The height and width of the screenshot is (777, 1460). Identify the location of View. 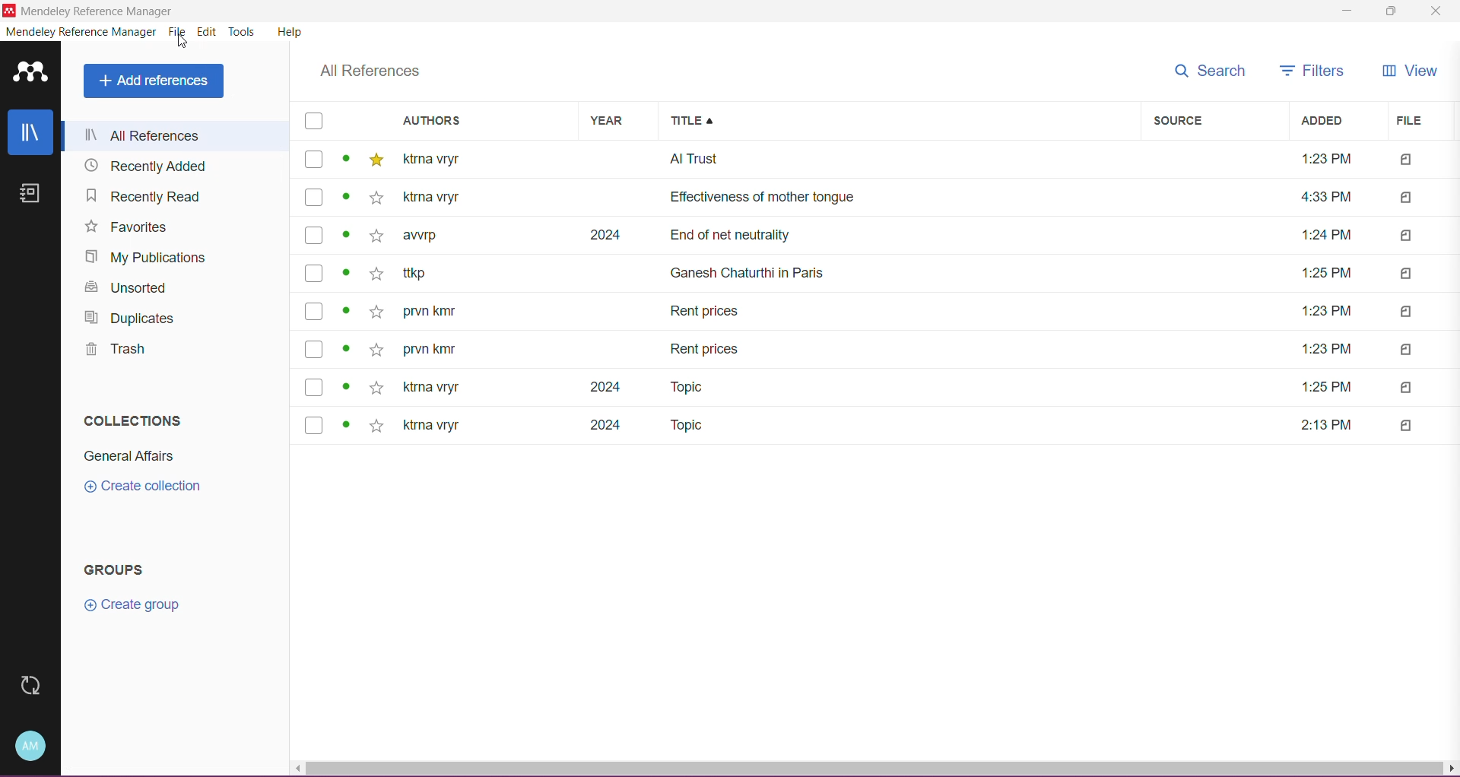
(1411, 71).